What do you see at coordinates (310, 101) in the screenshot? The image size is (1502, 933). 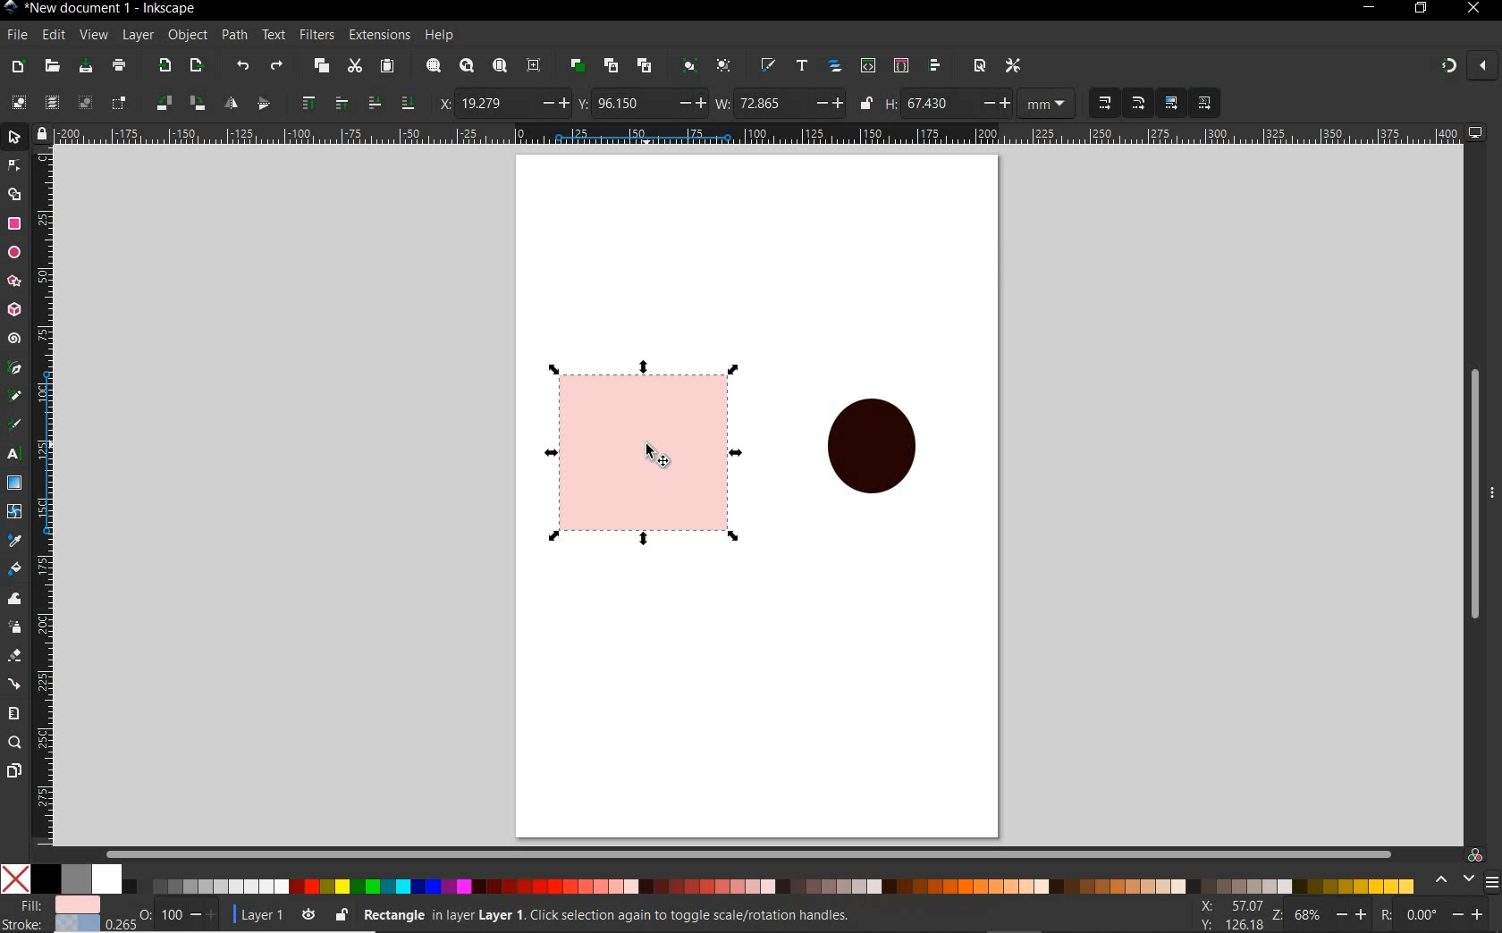 I see `raise to top` at bounding box center [310, 101].